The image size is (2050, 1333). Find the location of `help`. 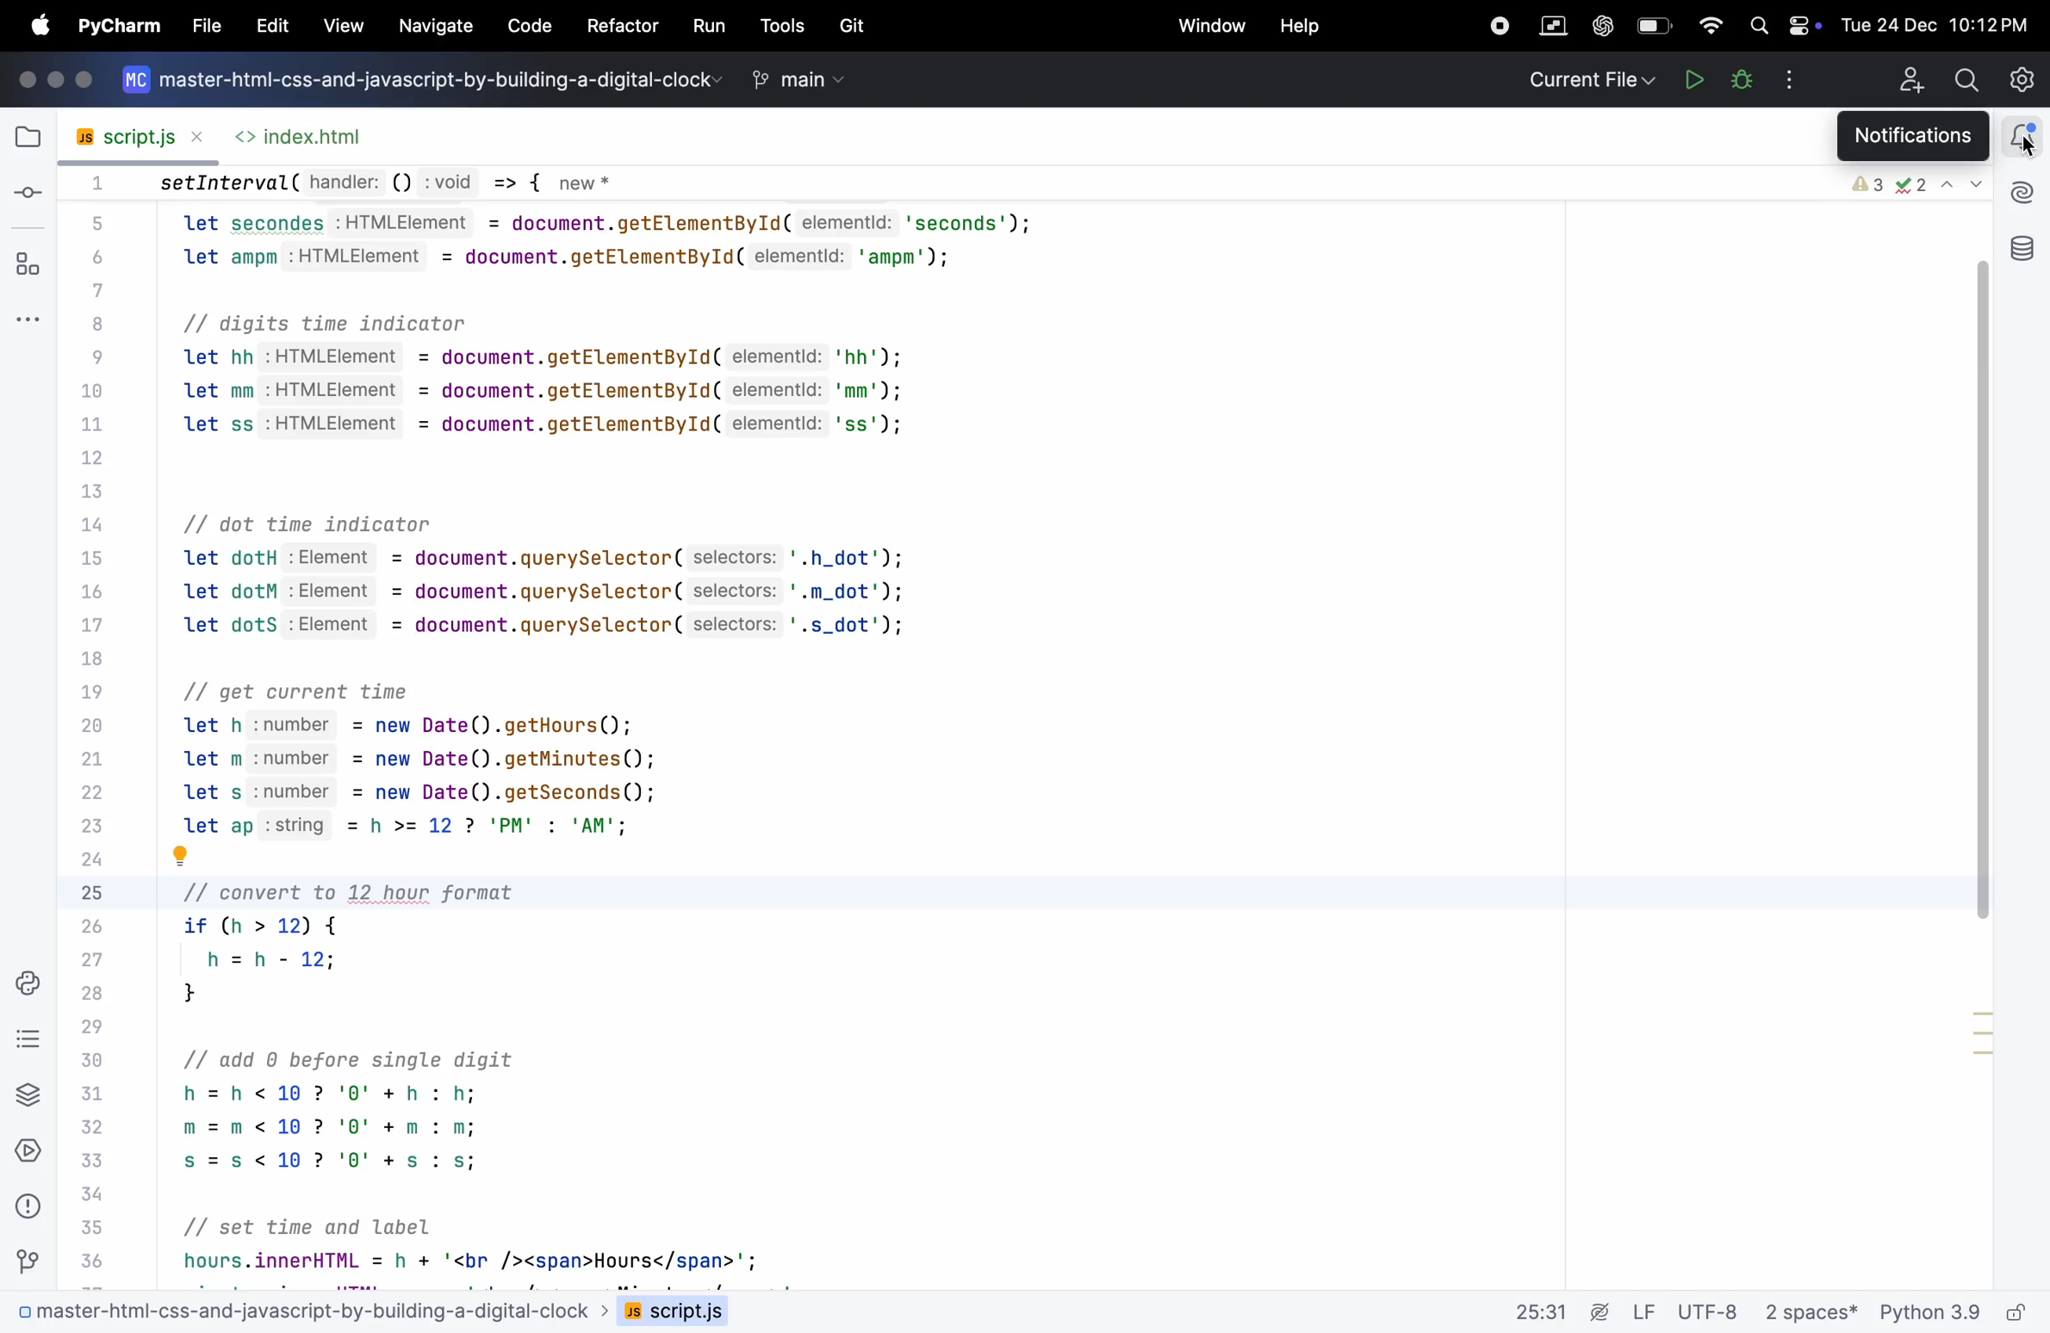

help is located at coordinates (1296, 28).